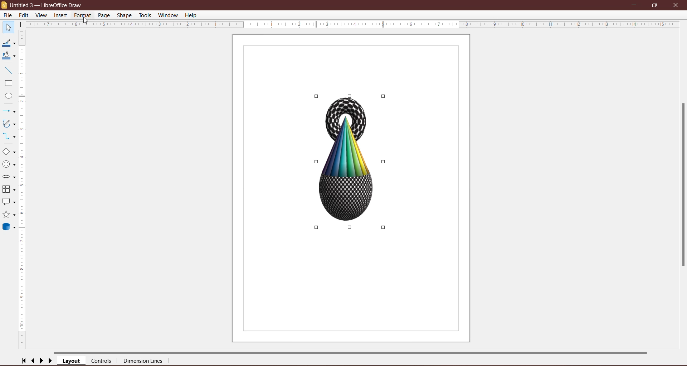 This screenshot has height=366, width=687. Describe the element at coordinates (9, 151) in the screenshot. I see `Basic Shapes` at that location.